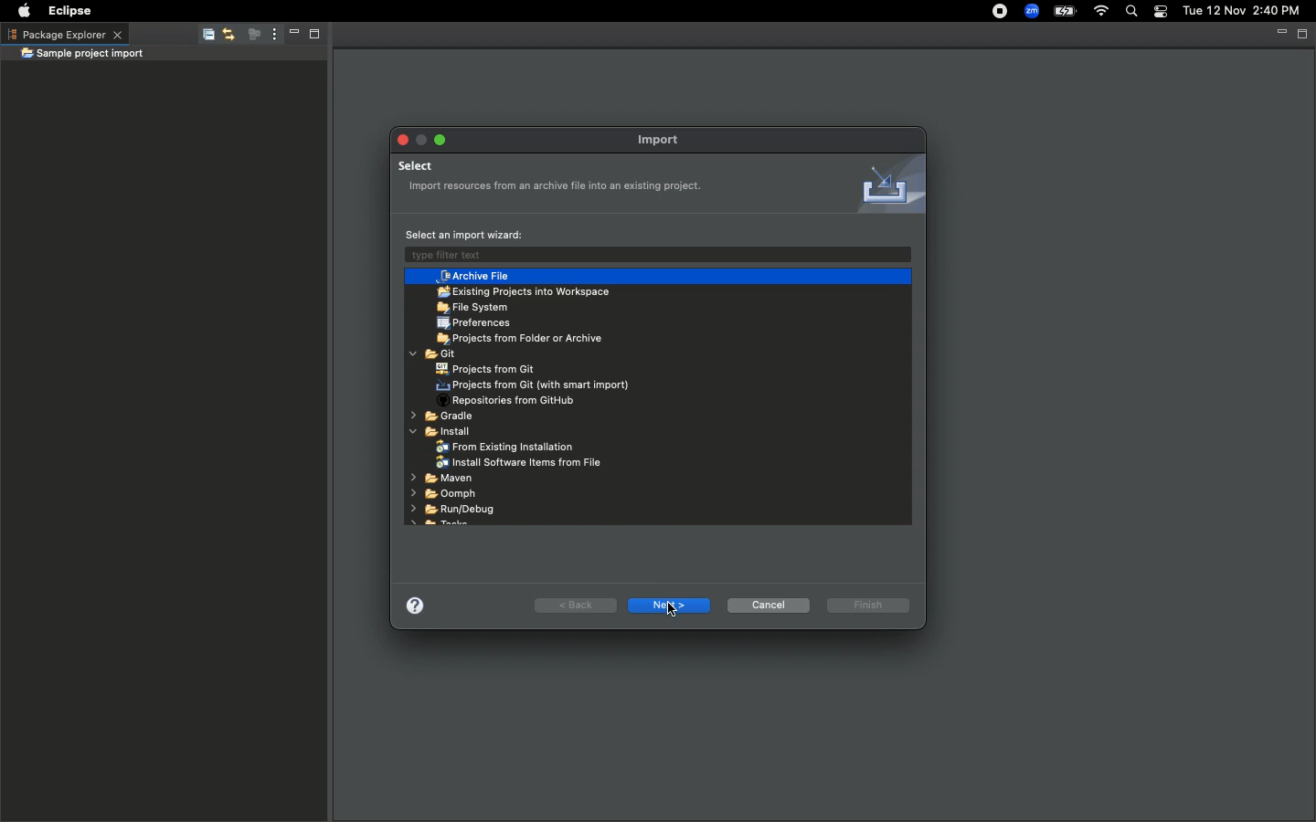 The image size is (1316, 822). I want to click on Gradle, so click(444, 418).